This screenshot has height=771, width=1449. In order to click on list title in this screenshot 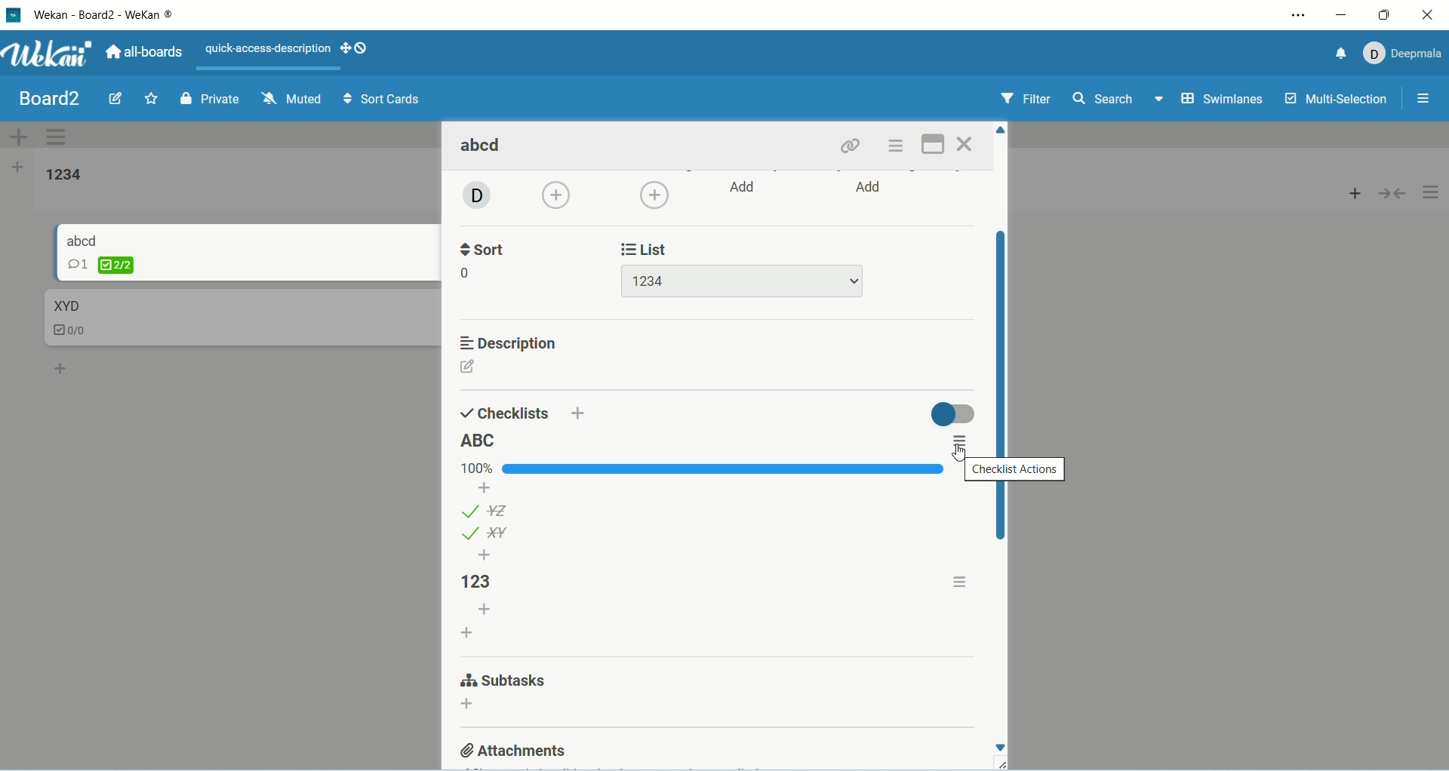, I will do `click(66, 175)`.